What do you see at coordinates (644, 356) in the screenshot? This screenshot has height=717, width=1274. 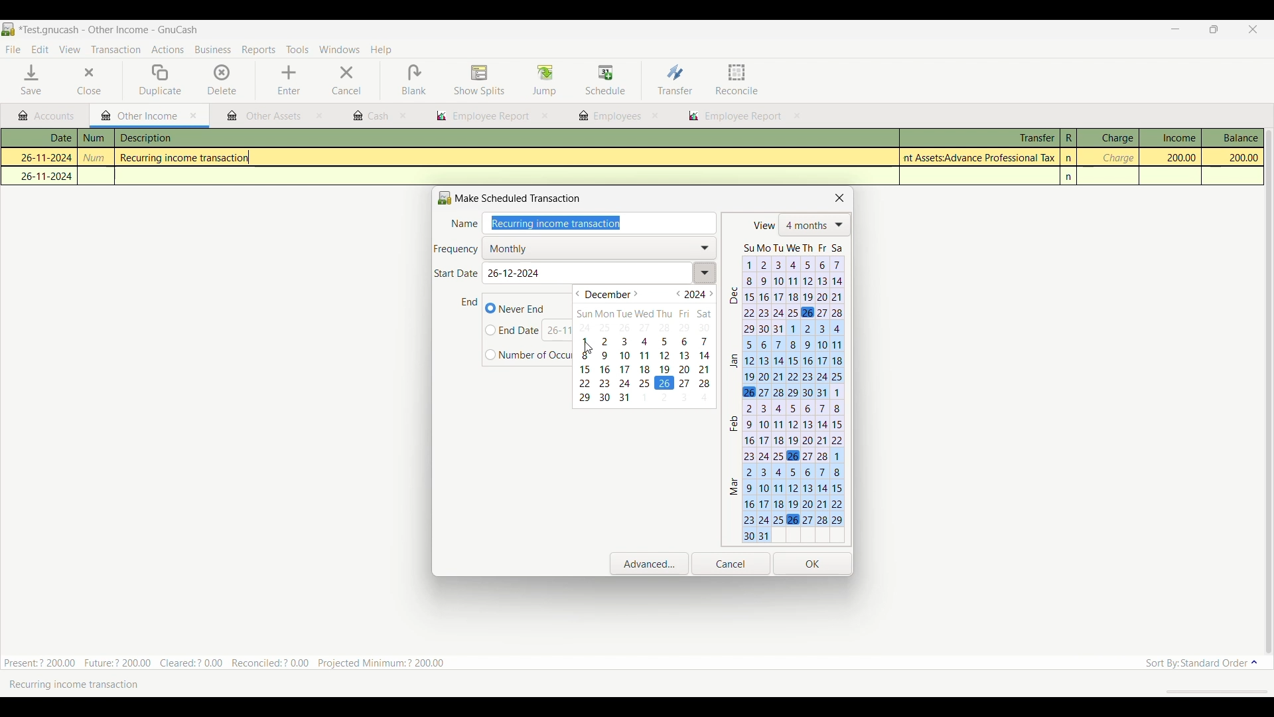 I see `Calendar of above mentioned month` at bounding box center [644, 356].